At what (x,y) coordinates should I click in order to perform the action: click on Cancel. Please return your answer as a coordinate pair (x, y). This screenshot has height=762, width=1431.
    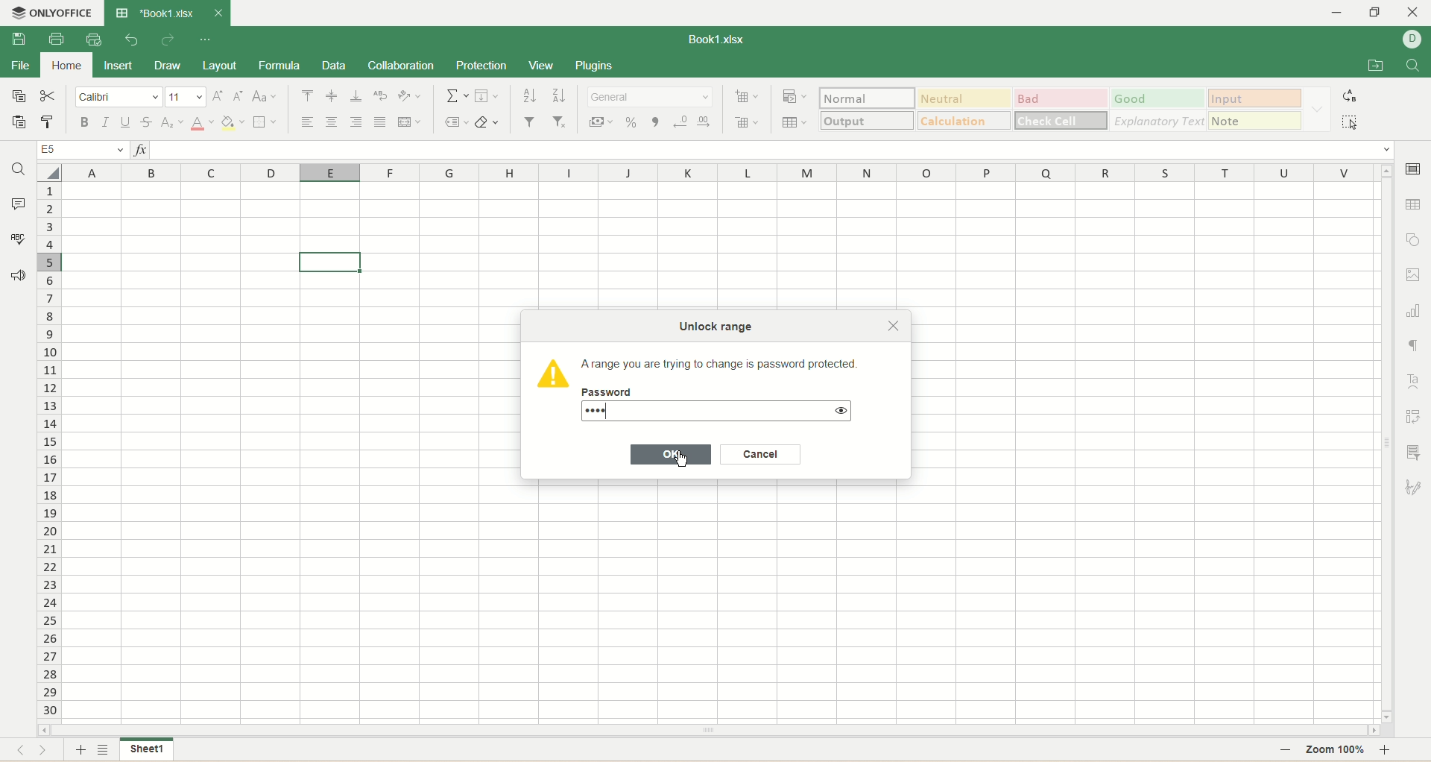
    Looking at the image, I should click on (767, 456).